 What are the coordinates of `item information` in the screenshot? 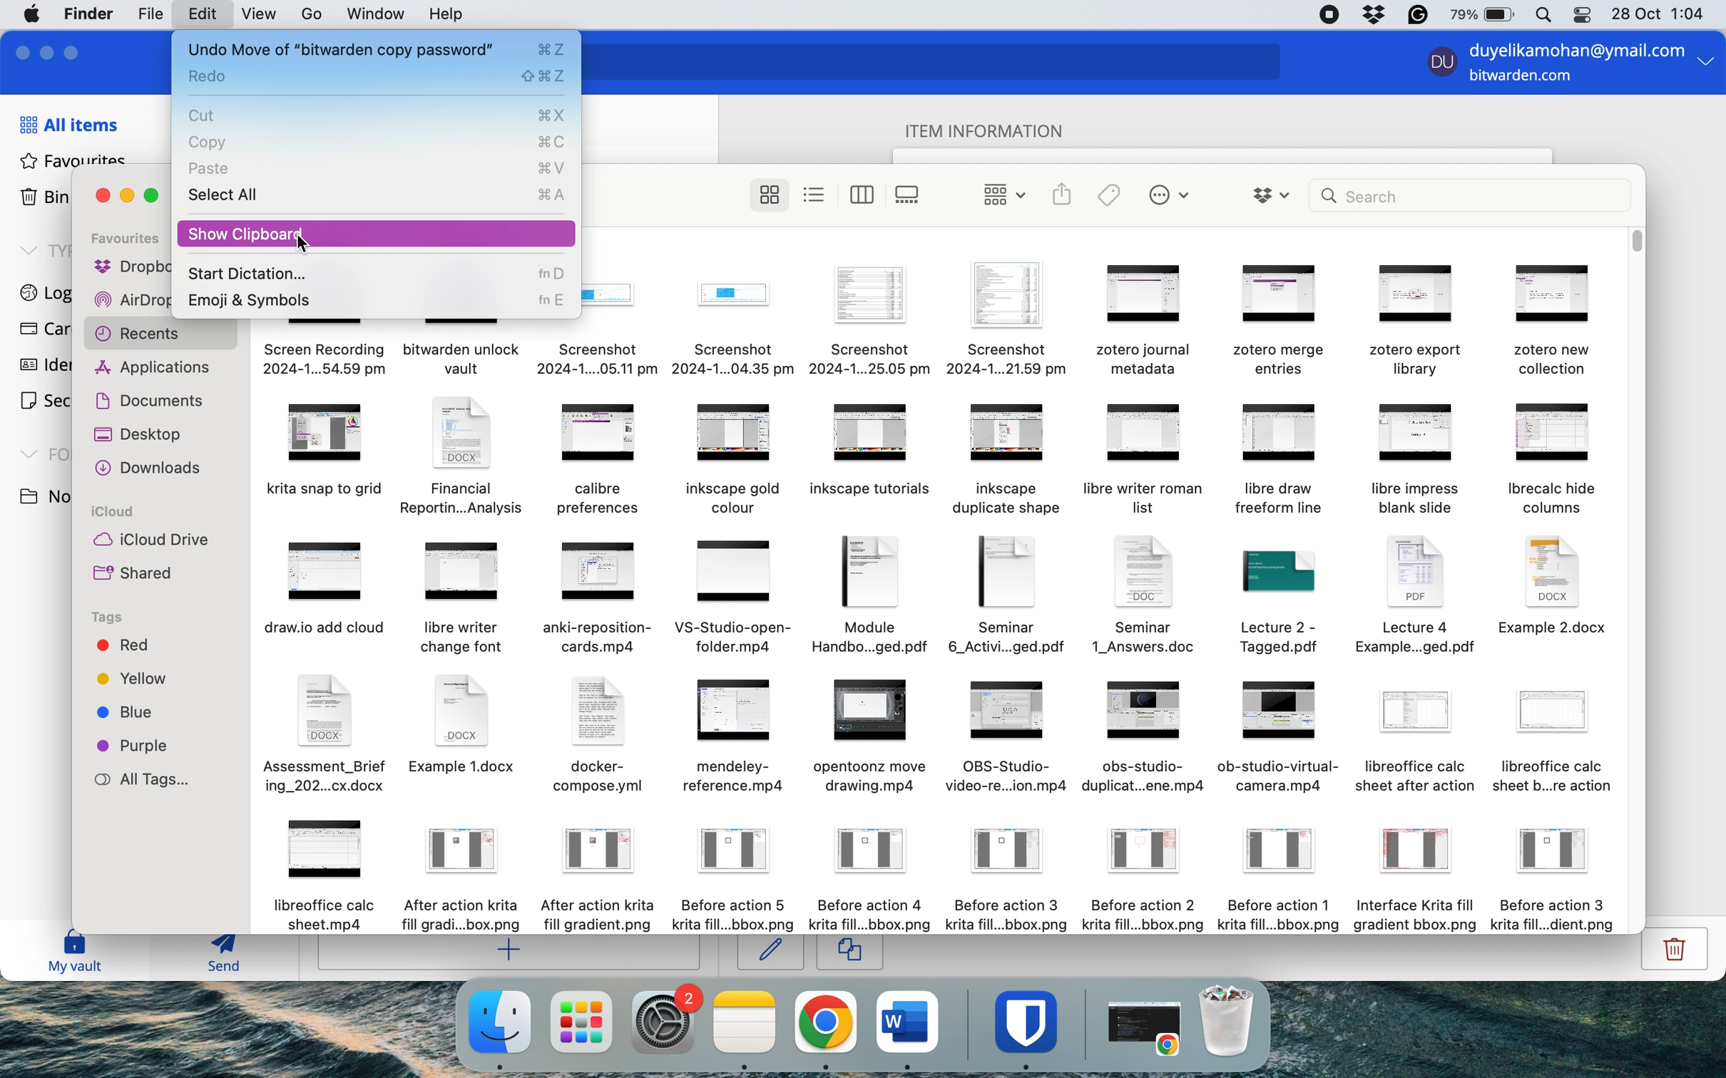 It's located at (998, 128).